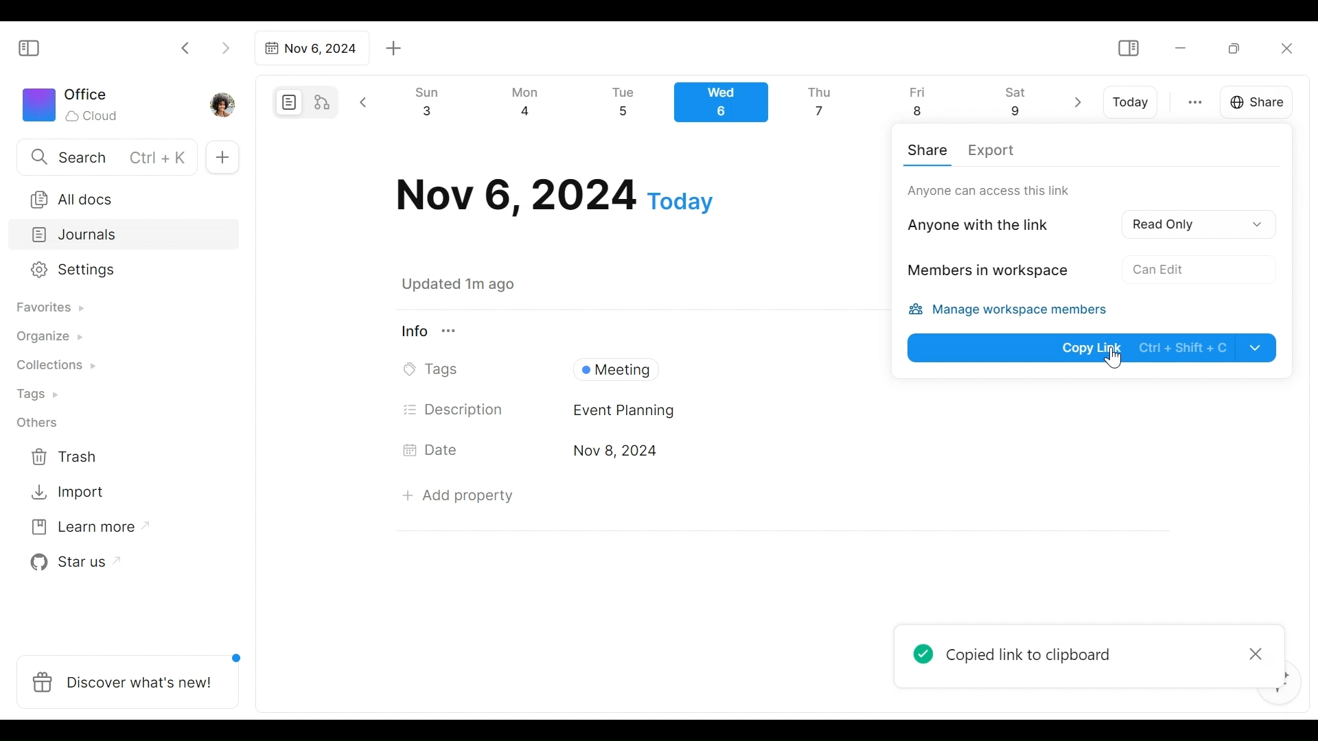  I want to click on Others, so click(38, 423).